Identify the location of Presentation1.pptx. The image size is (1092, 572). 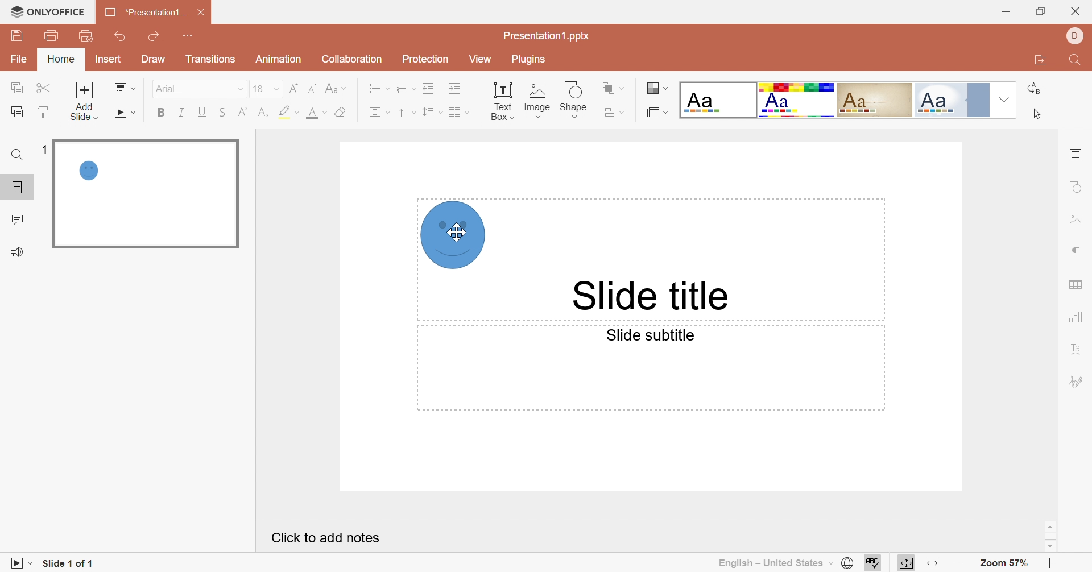
(548, 36).